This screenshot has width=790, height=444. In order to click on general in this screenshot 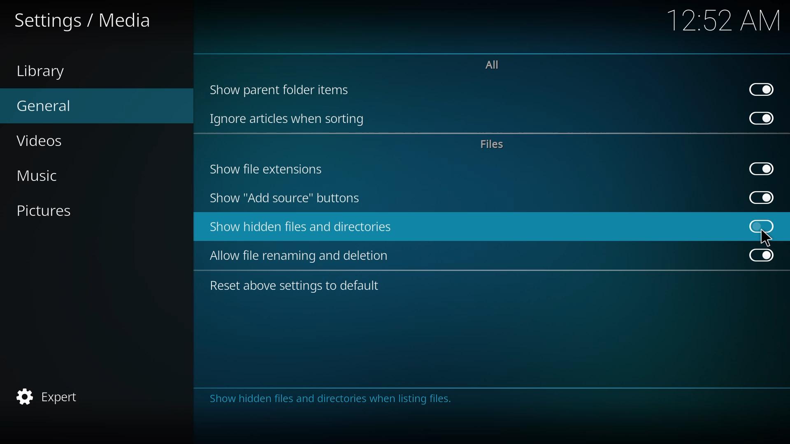, I will do `click(49, 106)`.